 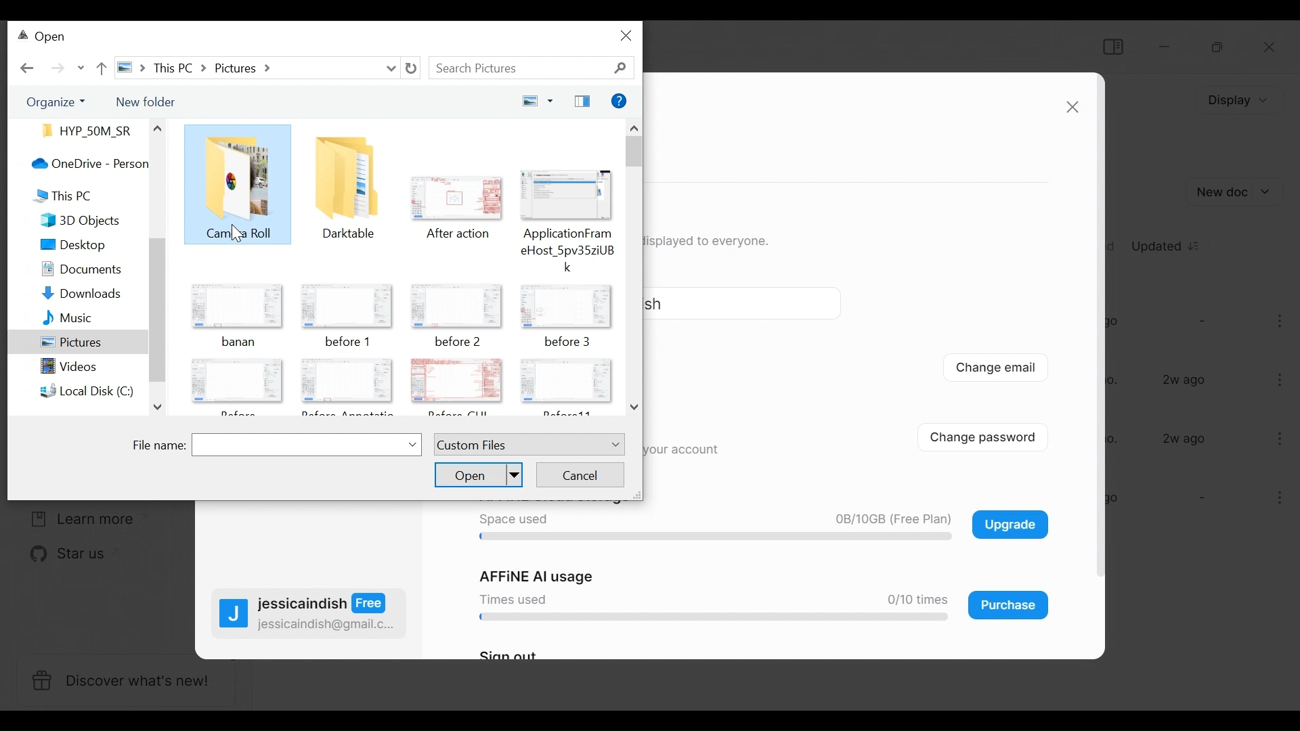 I want to click on Open, so click(x=479, y=474).